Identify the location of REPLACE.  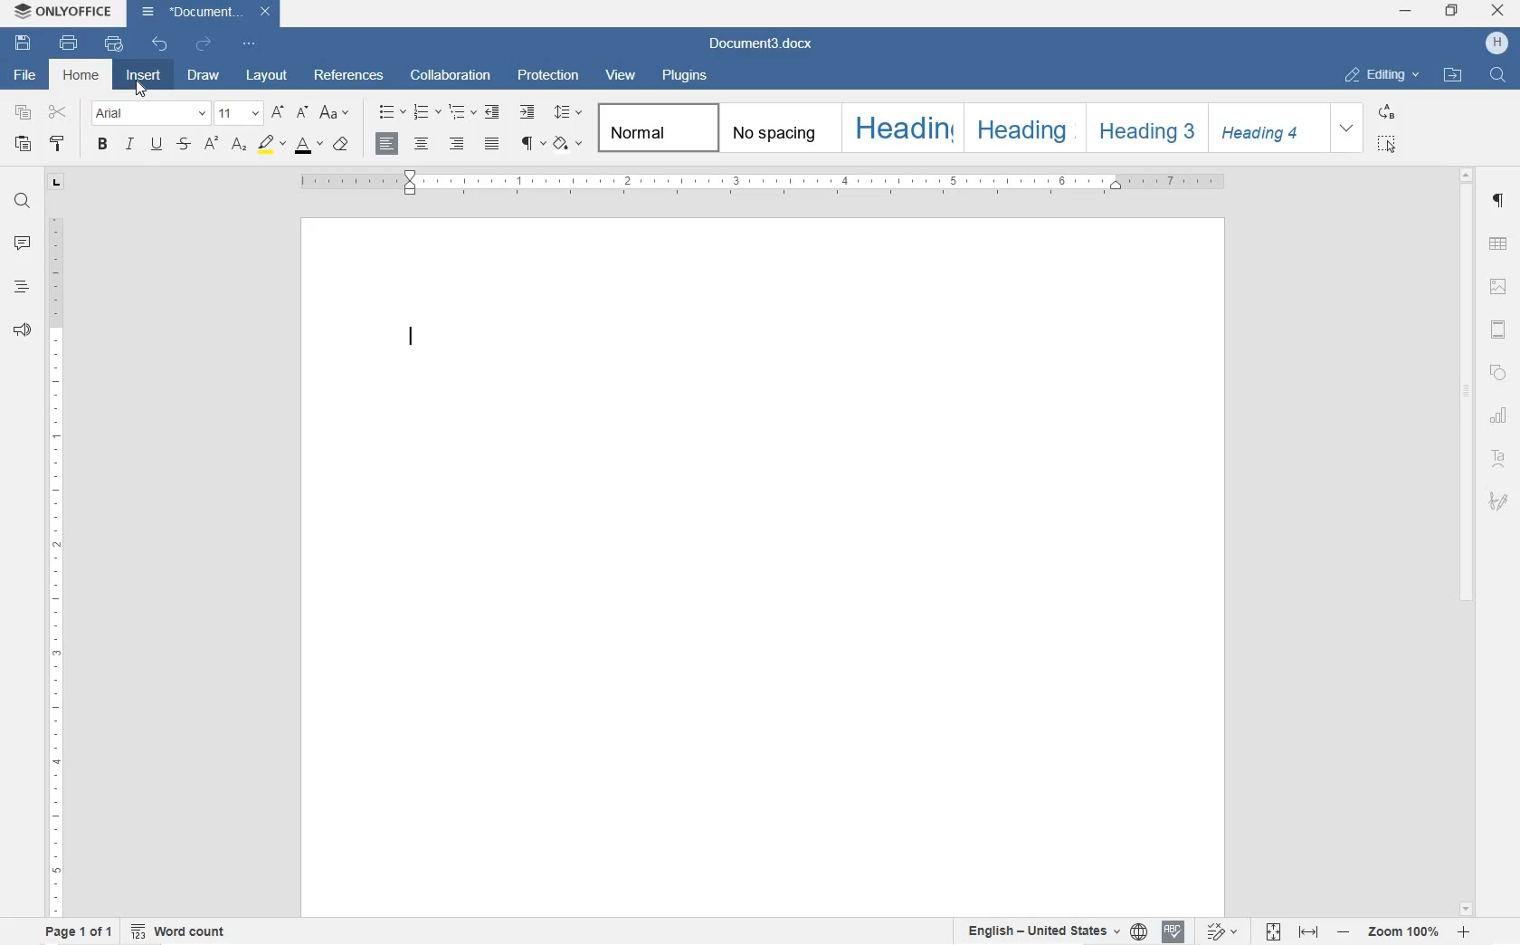
(1385, 113).